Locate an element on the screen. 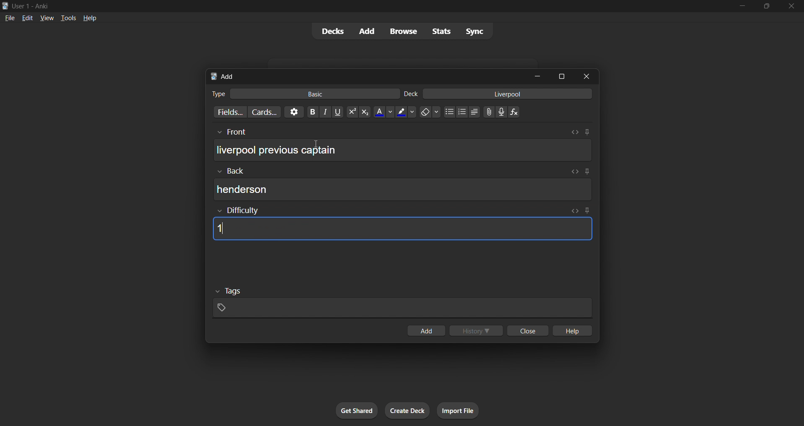  numbered list is located at coordinates (462, 113).